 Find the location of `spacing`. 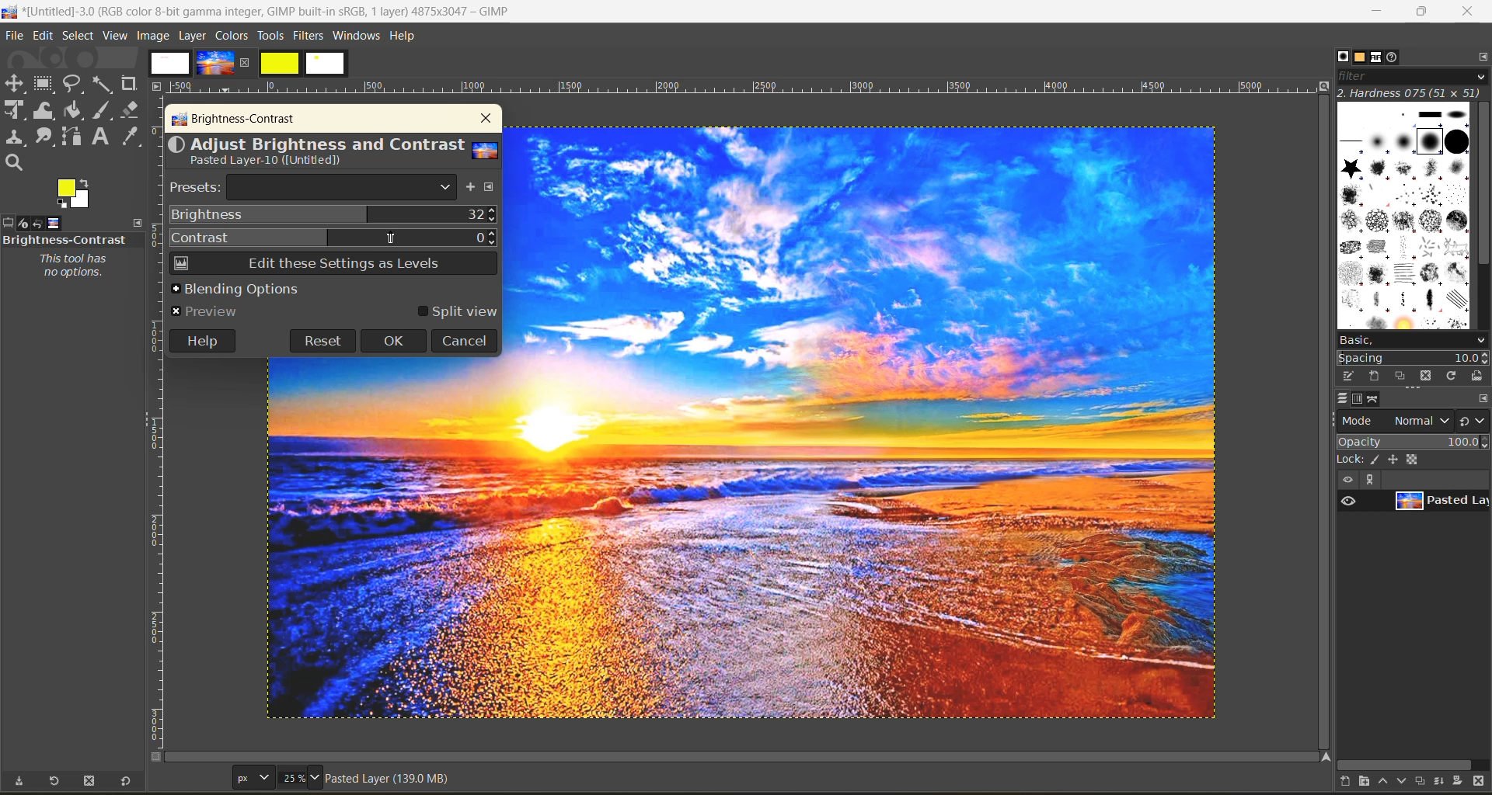

spacing is located at coordinates (1414, 359).